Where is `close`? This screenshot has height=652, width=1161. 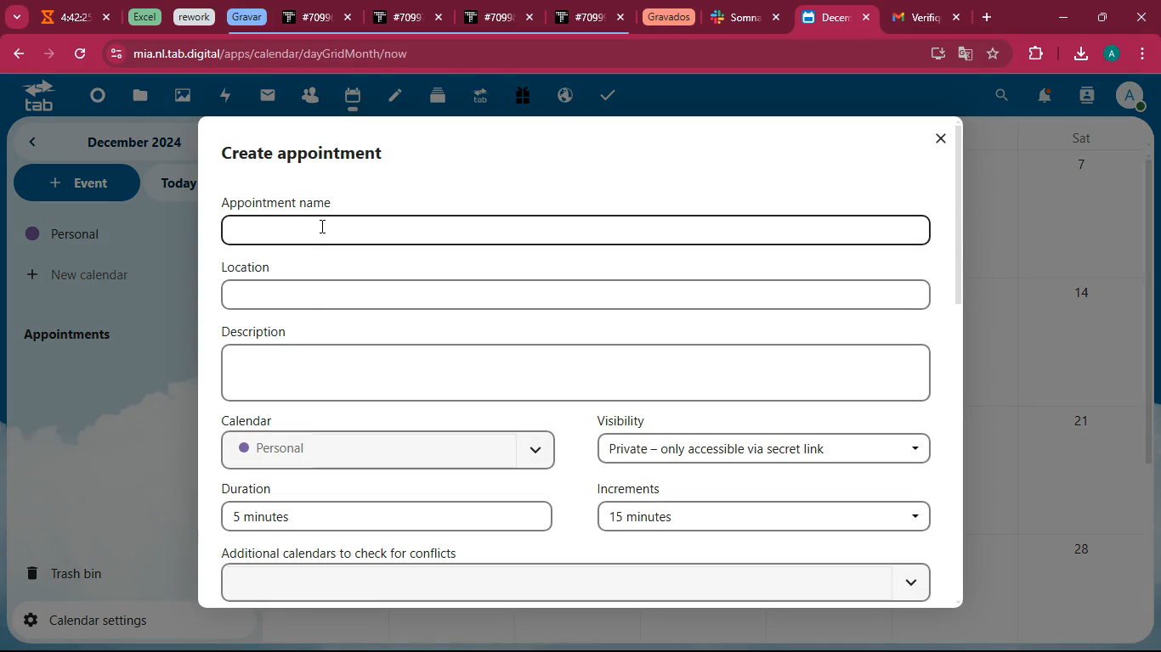
close is located at coordinates (958, 18).